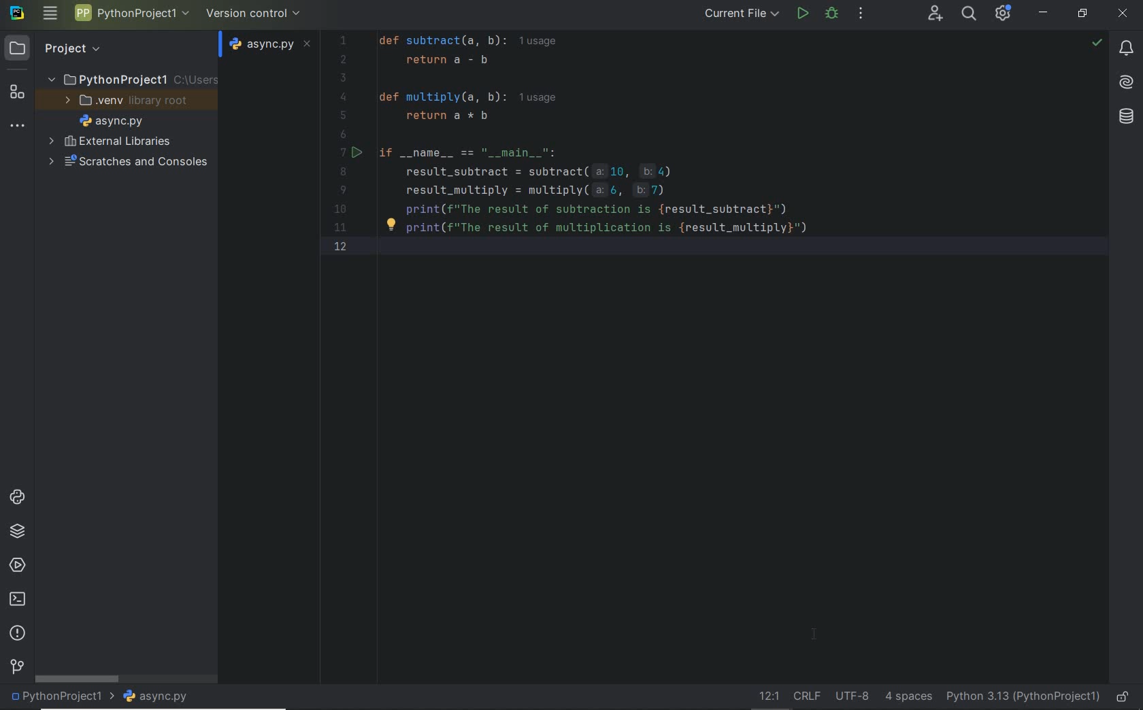  I want to click on problems, so click(17, 633).